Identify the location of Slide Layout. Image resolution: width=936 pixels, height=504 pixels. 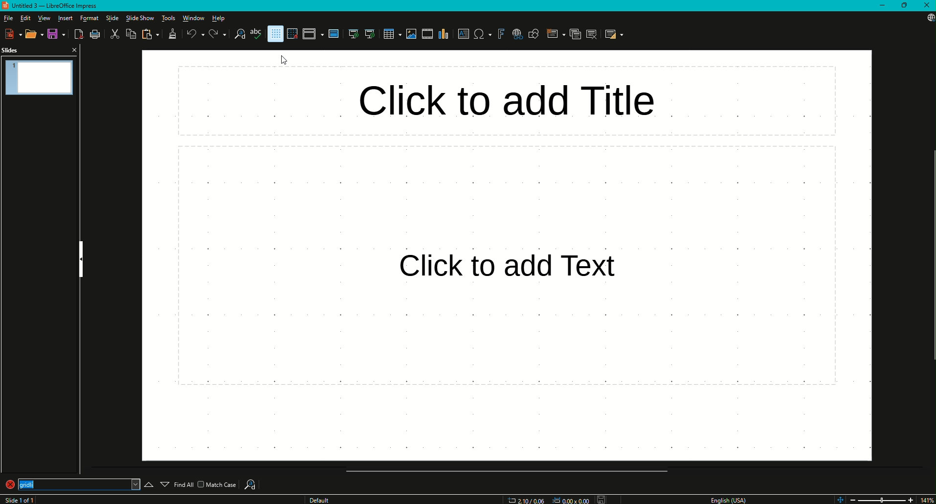
(616, 34).